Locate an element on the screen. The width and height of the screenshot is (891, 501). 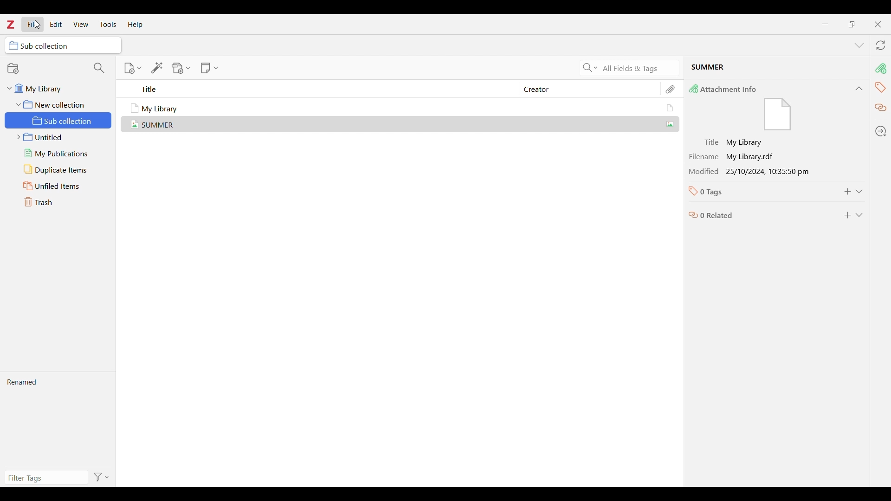
Unfiled items is located at coordinates (59, 186).